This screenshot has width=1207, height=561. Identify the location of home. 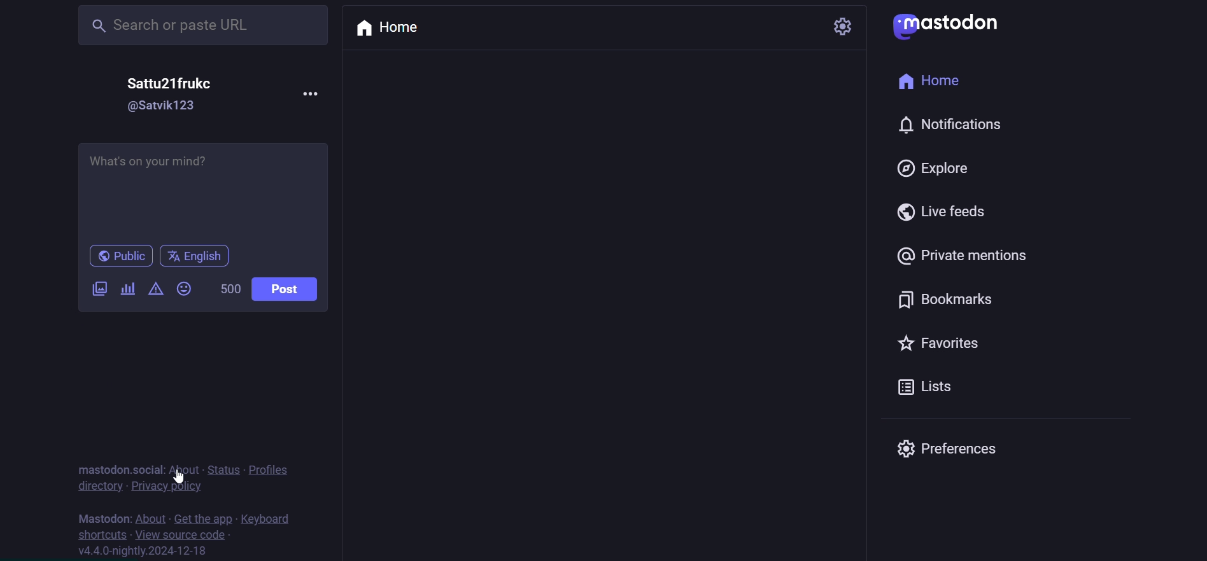
(930, 78).